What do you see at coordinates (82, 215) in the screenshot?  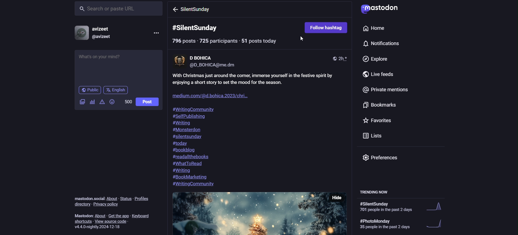 I see `mastodon` at bounding box center [82, 215].